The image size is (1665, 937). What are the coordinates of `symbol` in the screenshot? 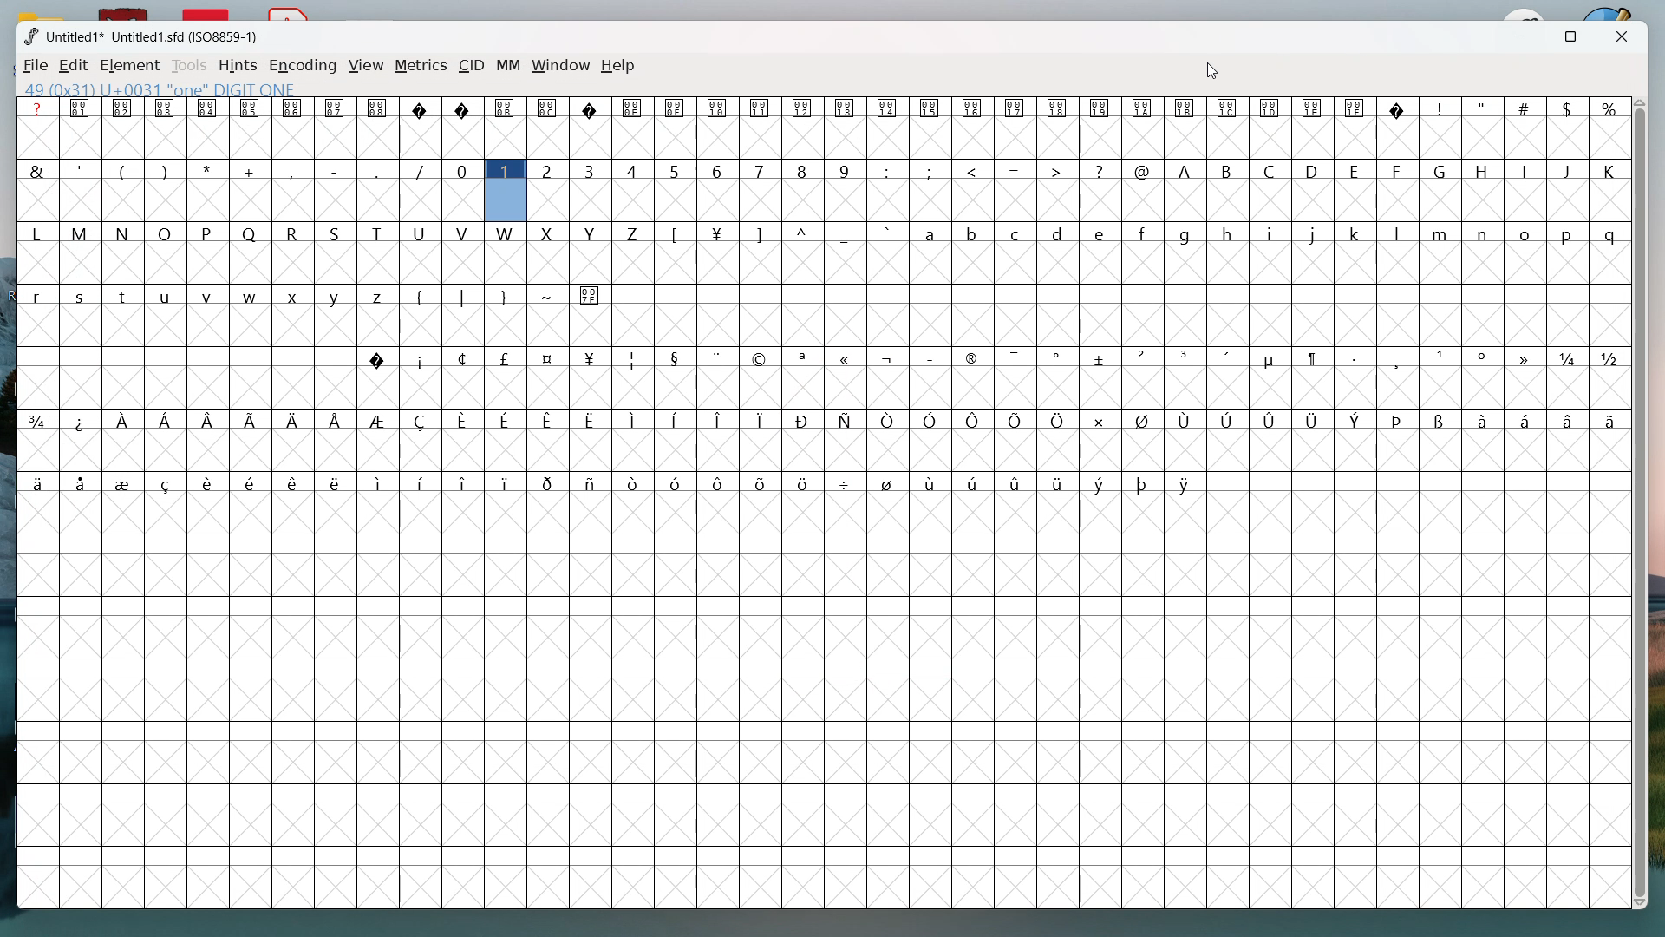 It's located at (1145, 483).